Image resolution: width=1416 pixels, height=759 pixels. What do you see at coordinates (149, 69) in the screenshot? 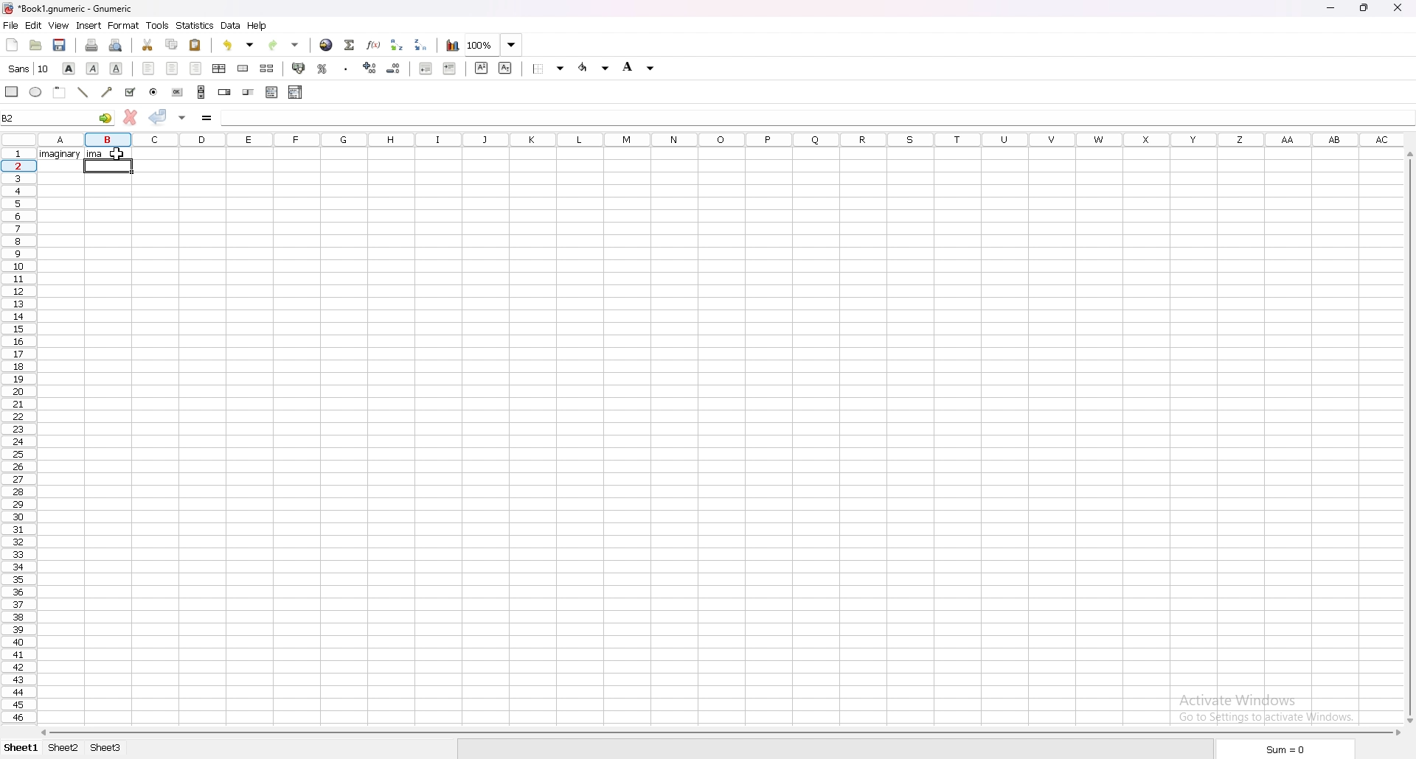
I see `left align` at bounding box center [149, 69].